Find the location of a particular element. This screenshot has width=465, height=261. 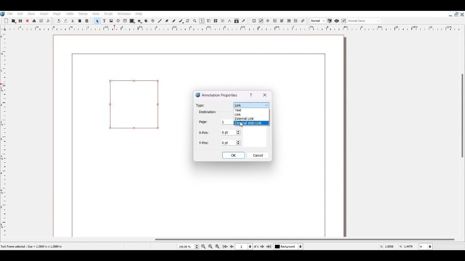

Bezier curve is located at coordinates (167, 21).